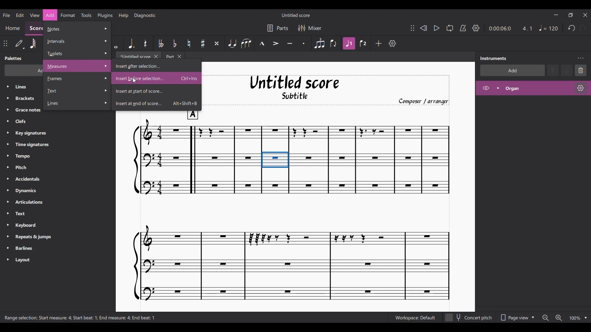 The width and height of the screenshot is (591, 332). Describe the element at coordinates (157, 66) in the screenshot. I see `Insert after selection` at that location.